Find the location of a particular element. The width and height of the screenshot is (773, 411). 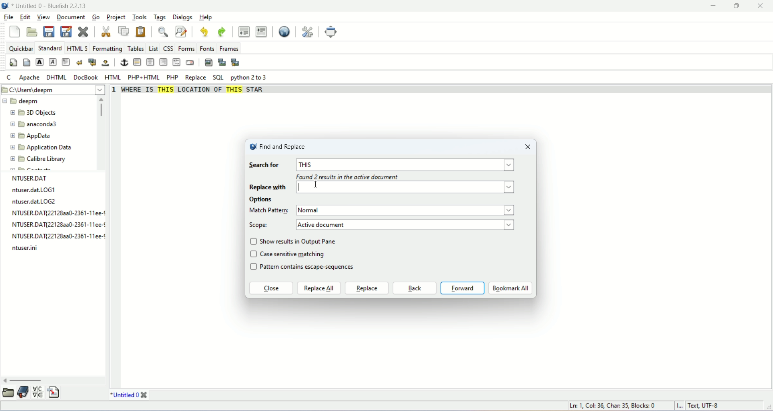

scope is located at coordinates (260, 225).